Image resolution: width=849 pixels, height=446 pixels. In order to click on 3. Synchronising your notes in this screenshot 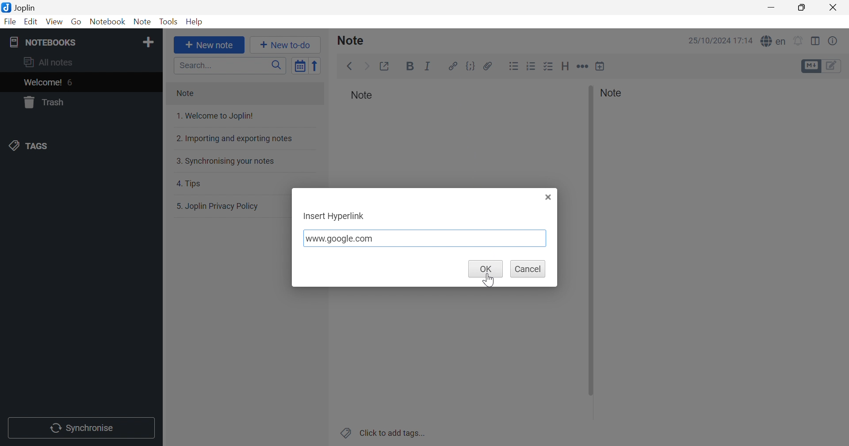, I will do `click(242, 161)`.